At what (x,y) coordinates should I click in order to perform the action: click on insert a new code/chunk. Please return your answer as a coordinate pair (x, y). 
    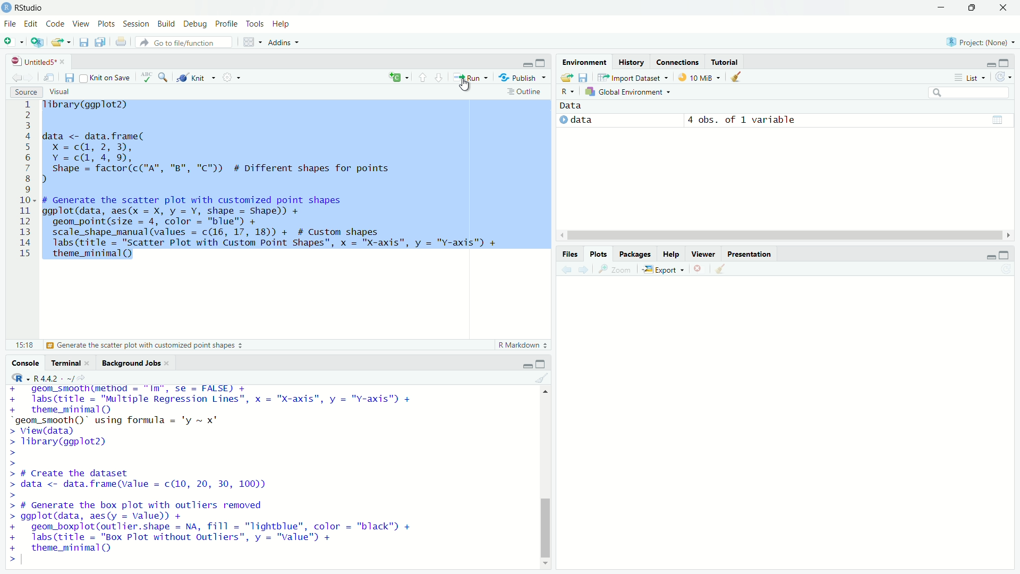
    Looking at the image, I should click on (399, 77).